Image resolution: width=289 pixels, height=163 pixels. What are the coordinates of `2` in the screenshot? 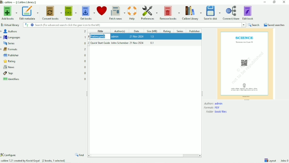 It's located at (85, 49).